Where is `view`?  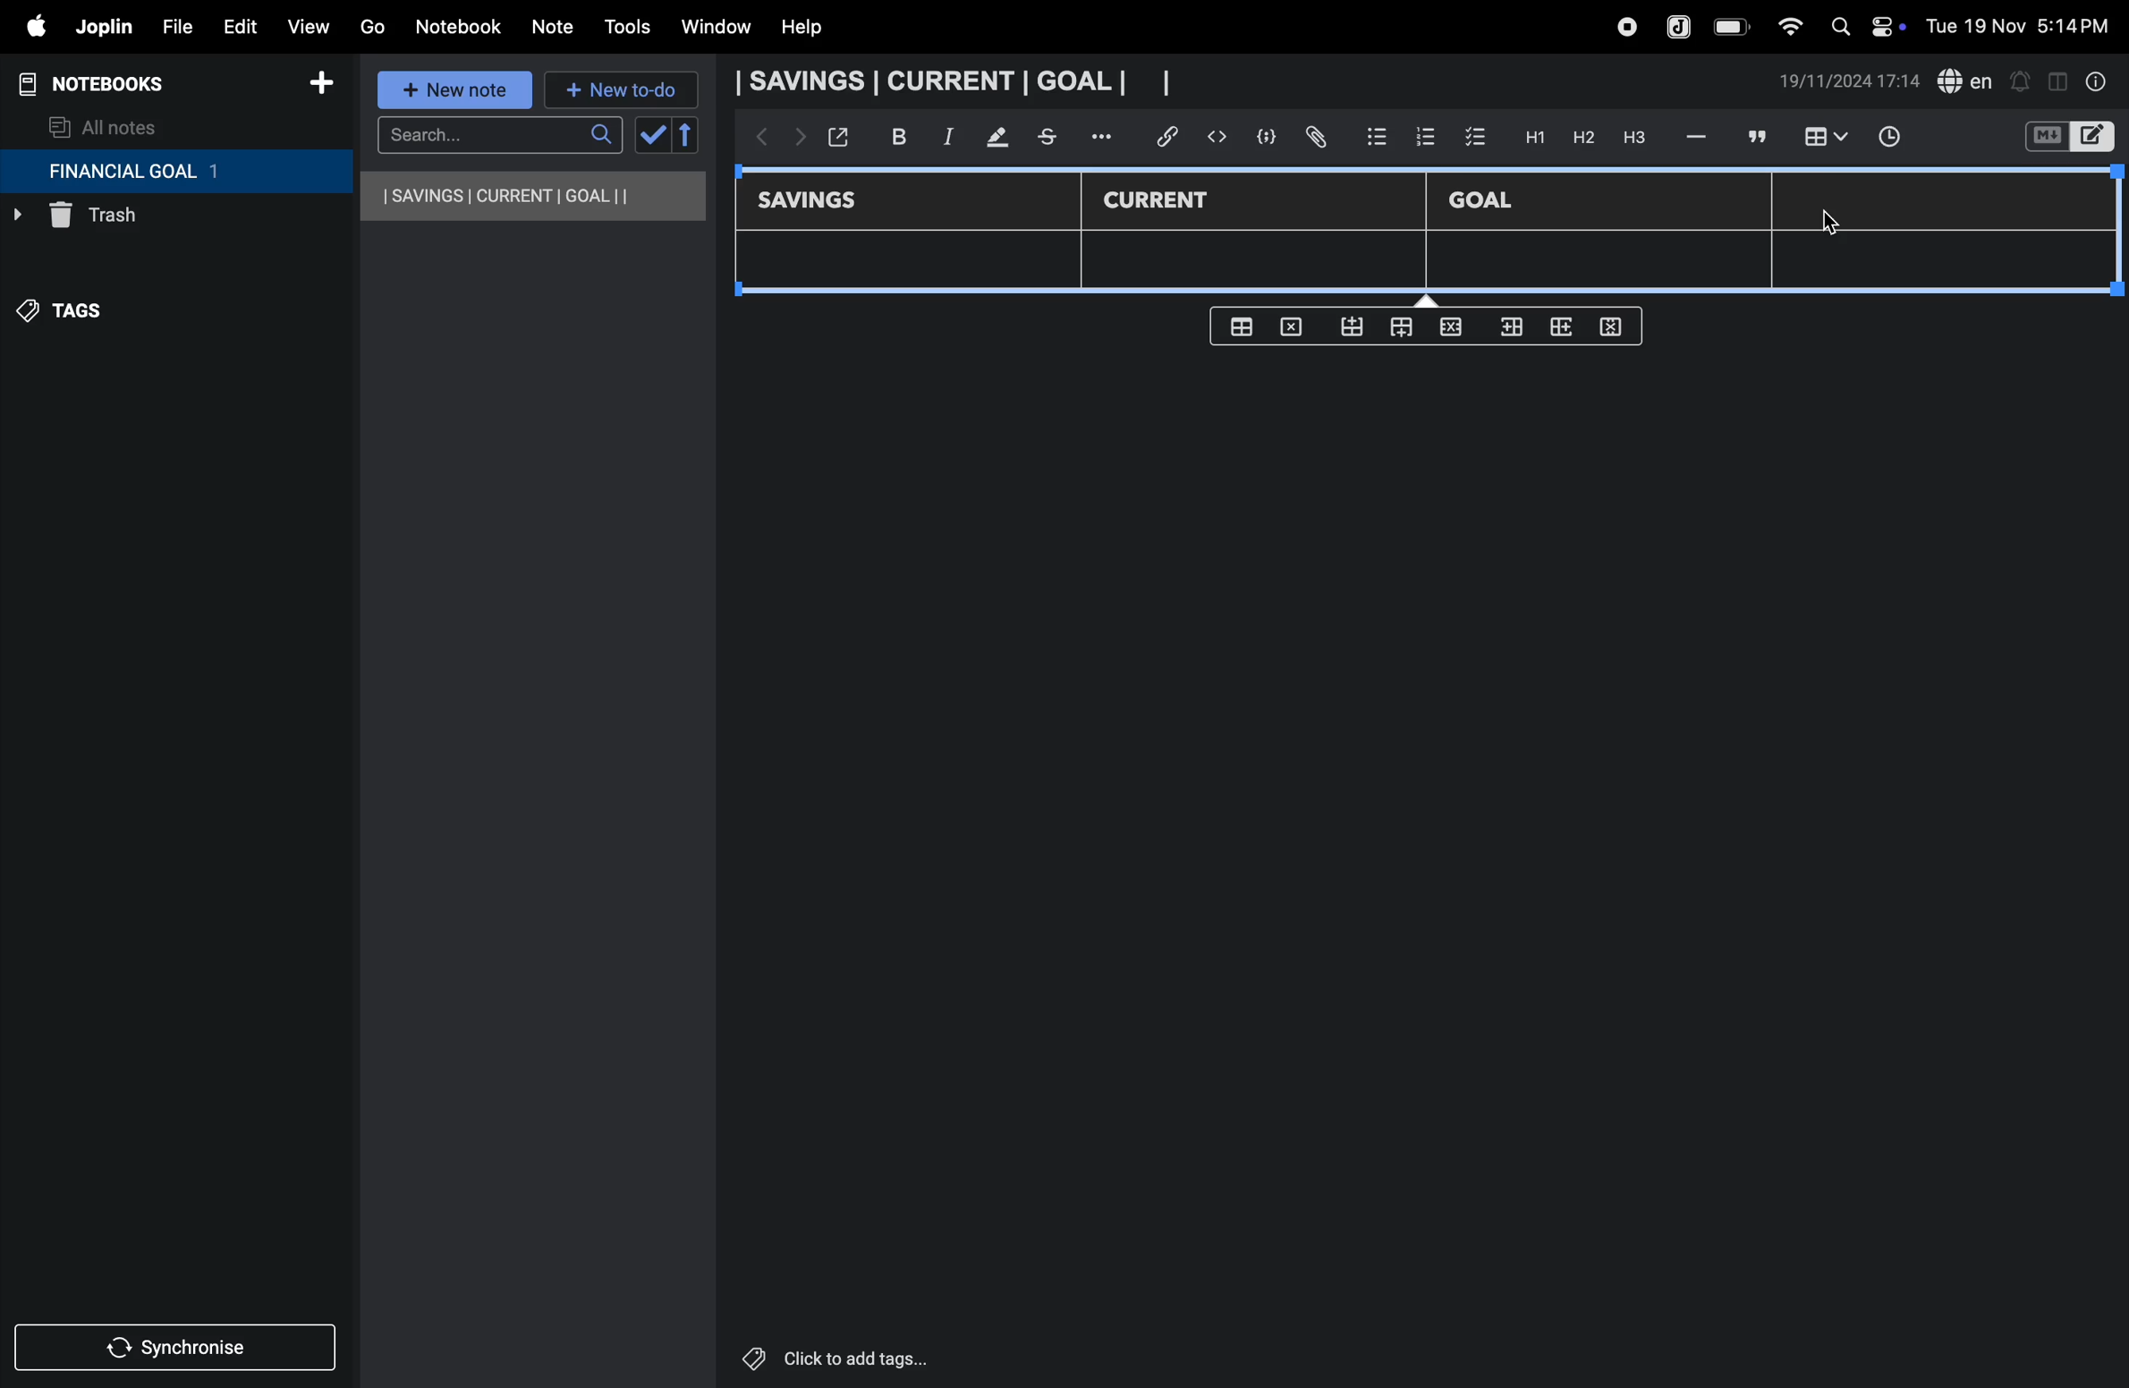
view is located at coordinates (307, 22).